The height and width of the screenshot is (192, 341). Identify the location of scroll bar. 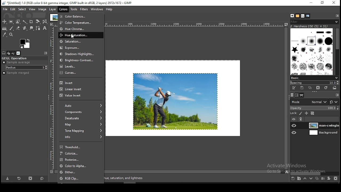
(316, 174).